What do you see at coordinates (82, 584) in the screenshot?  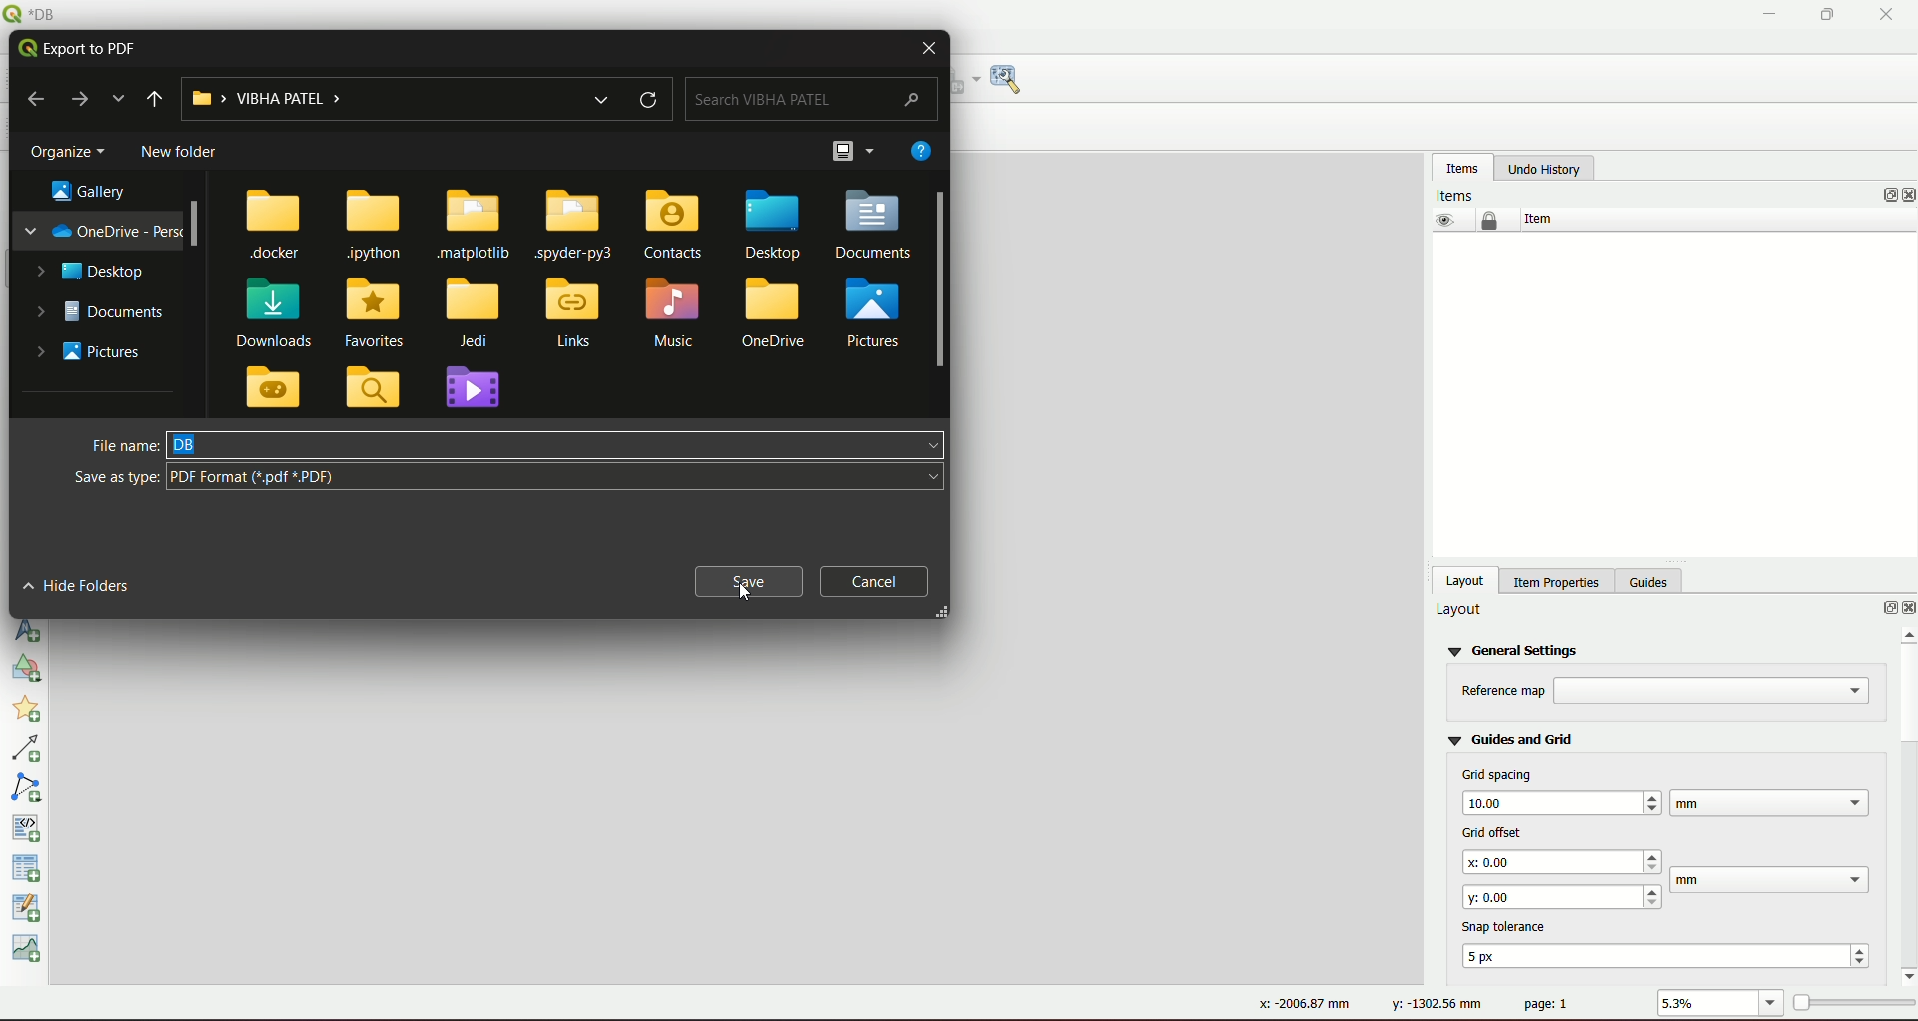 I see `Hide folders` at bounding box center [82, 584].